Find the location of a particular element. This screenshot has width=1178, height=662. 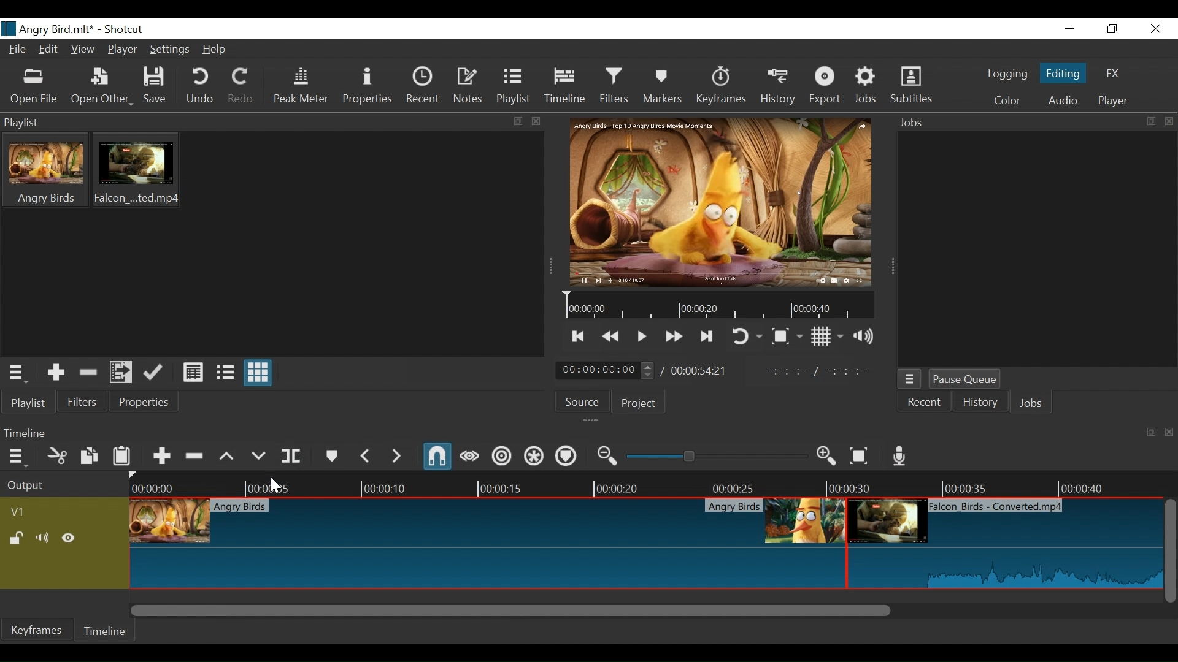

Undo is located at coordinates (201, 87).